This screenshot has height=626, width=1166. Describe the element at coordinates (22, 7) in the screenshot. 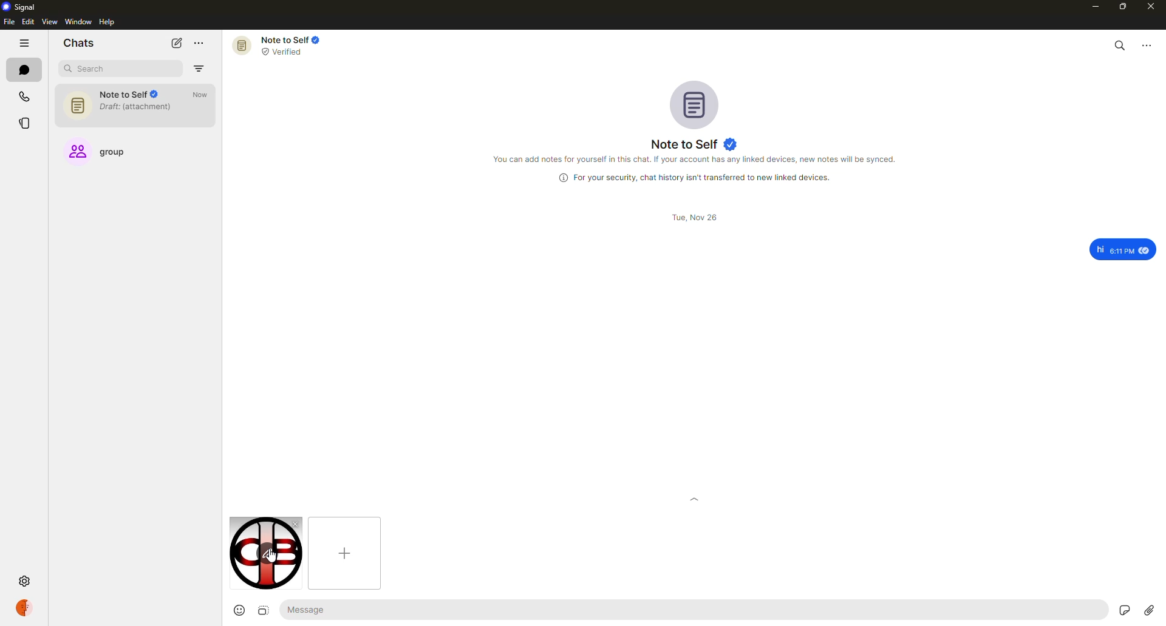

I see `signal` at that location.